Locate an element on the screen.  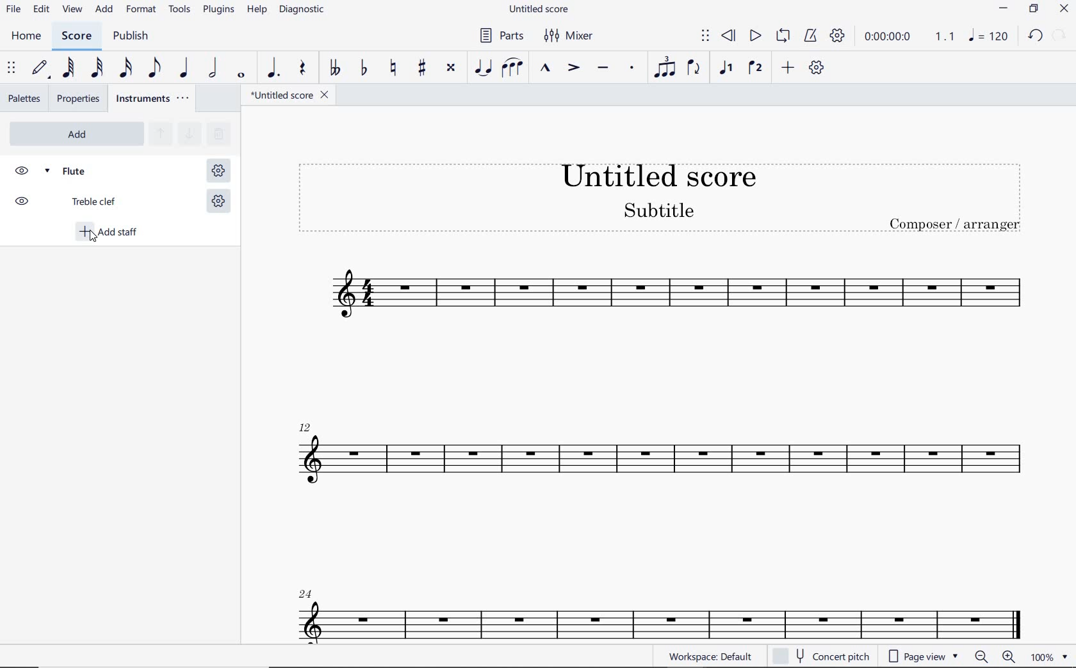
page view is located at coordinates (922, 655).